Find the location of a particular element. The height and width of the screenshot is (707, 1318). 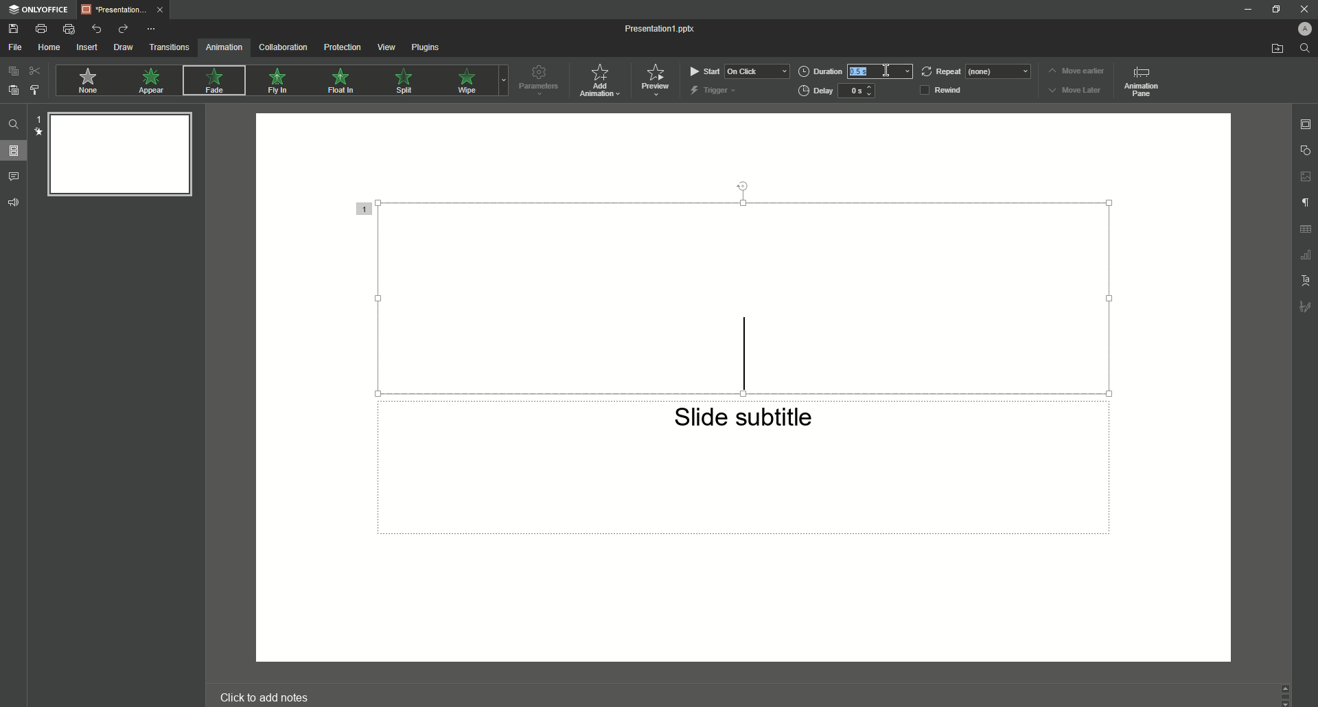

Add Animation is located at coordinates (603, 82).